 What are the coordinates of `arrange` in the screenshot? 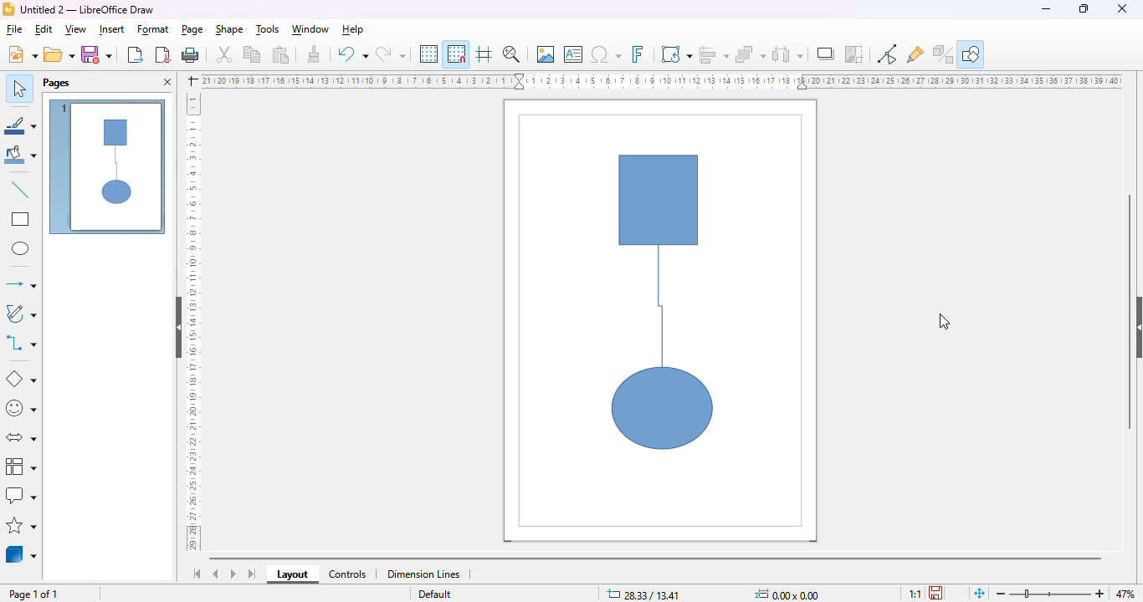 It's located at (751, 54).